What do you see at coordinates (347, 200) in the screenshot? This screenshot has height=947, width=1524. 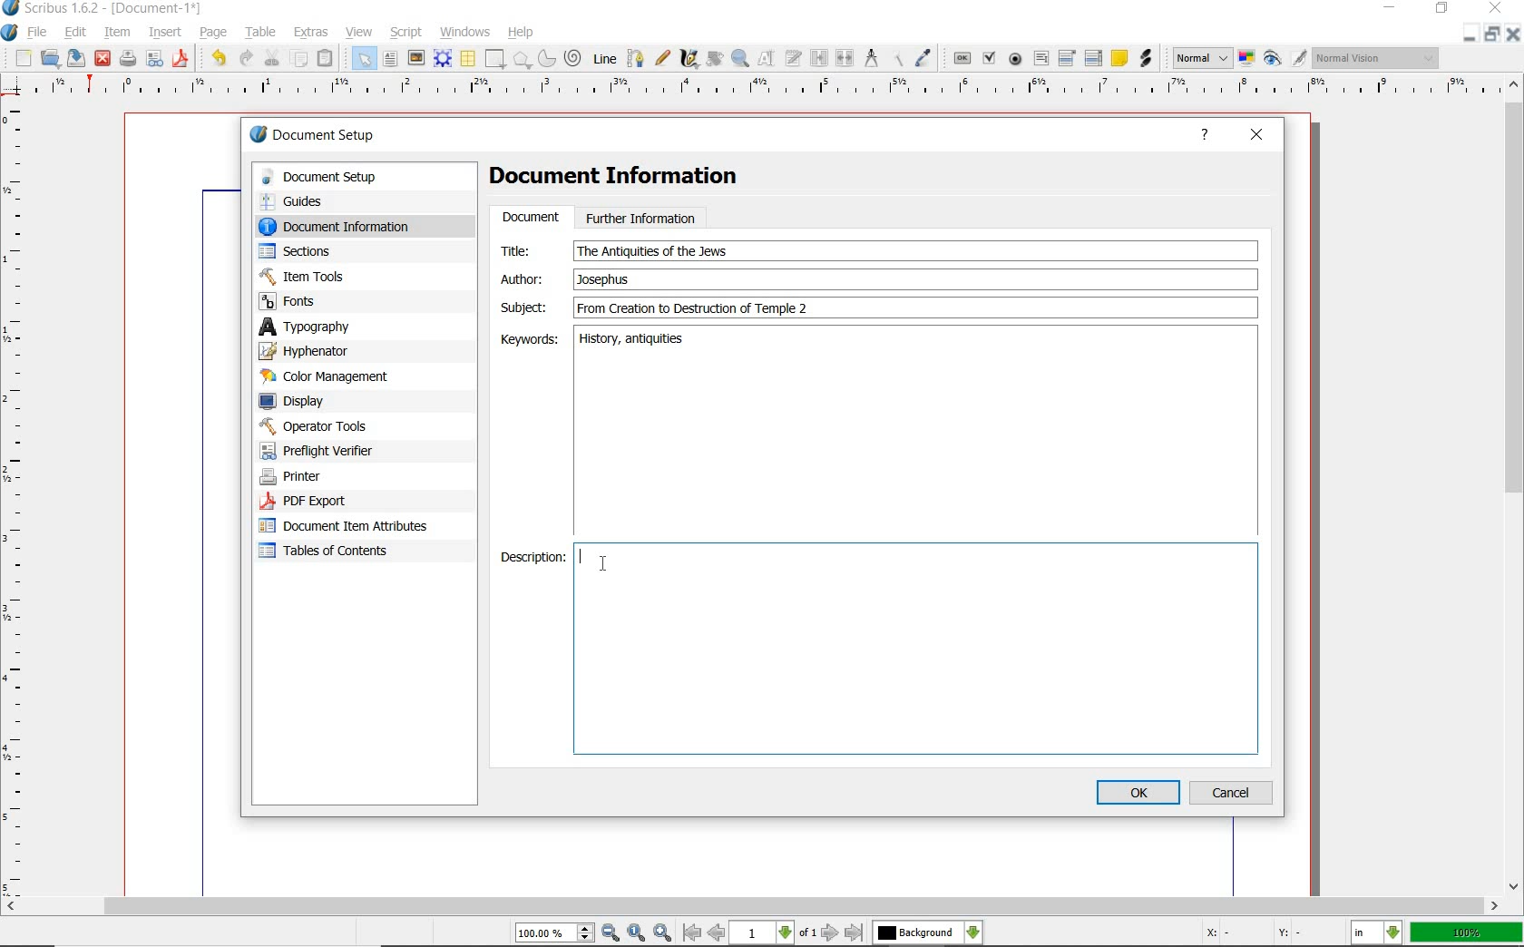 I see `guides` at bounding box center [347, 200].